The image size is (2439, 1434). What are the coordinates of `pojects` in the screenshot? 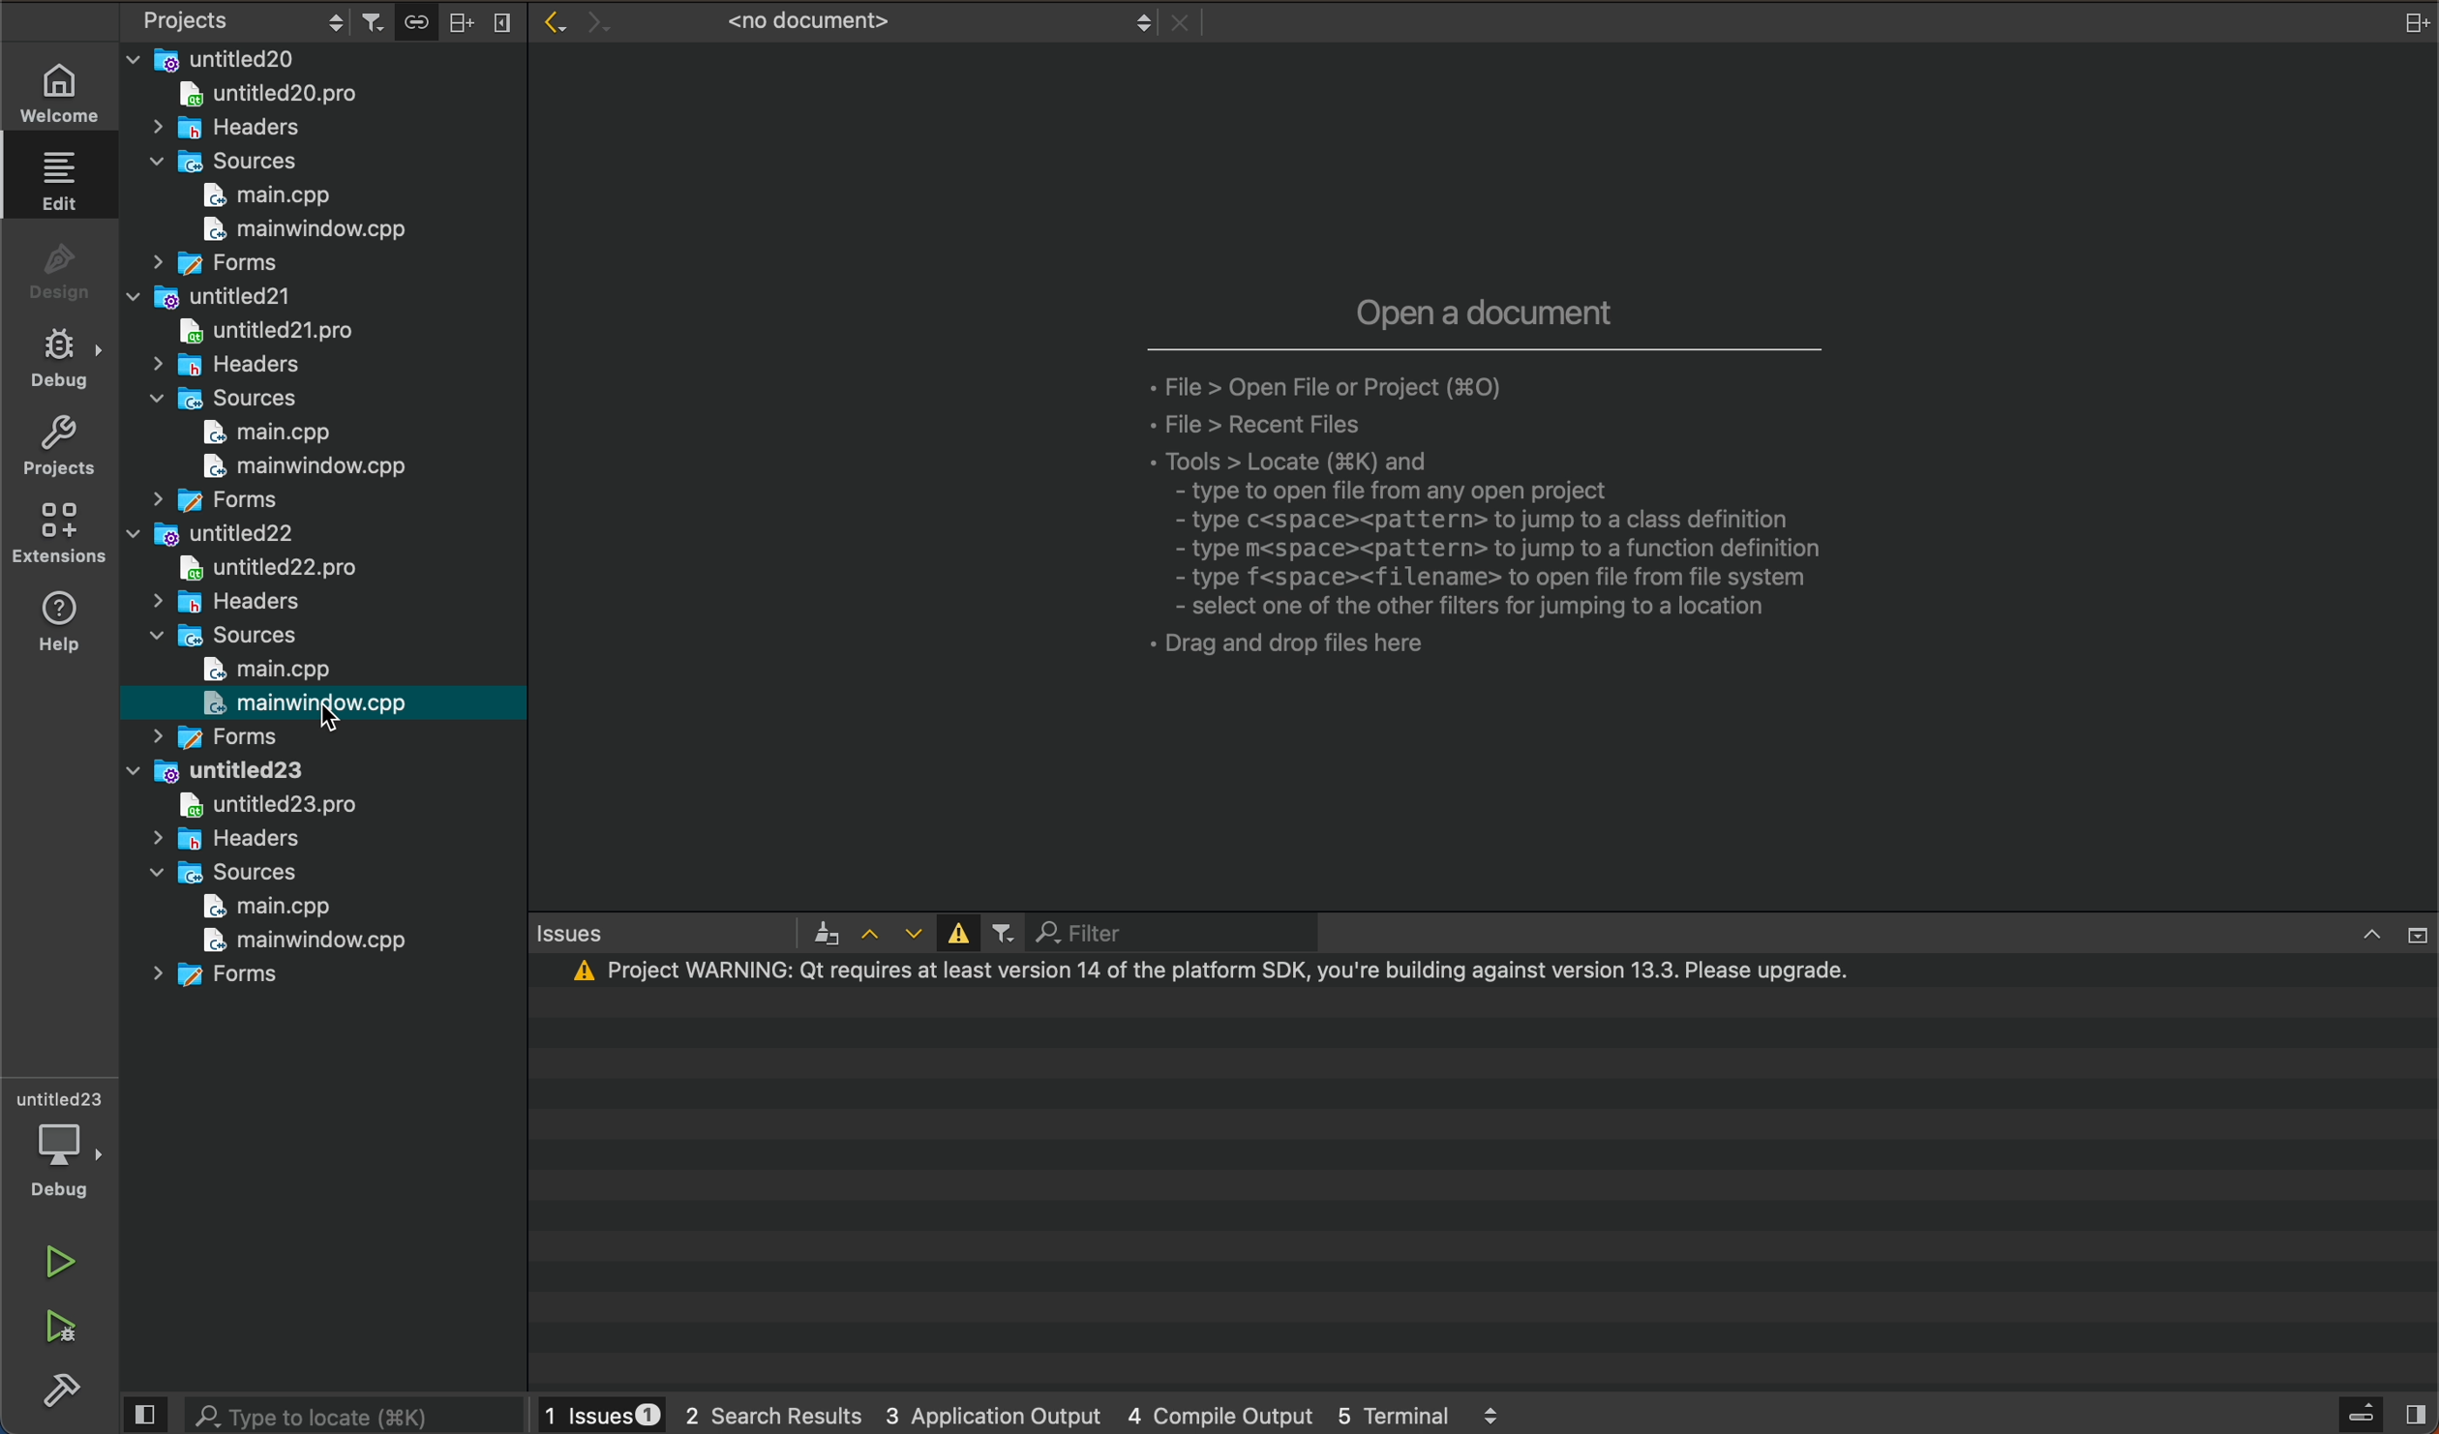 It's located at (238, 23).